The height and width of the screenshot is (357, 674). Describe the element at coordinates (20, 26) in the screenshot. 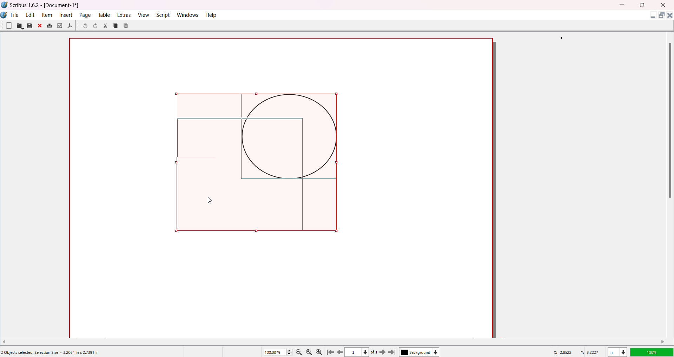

I see `Open` at that location.